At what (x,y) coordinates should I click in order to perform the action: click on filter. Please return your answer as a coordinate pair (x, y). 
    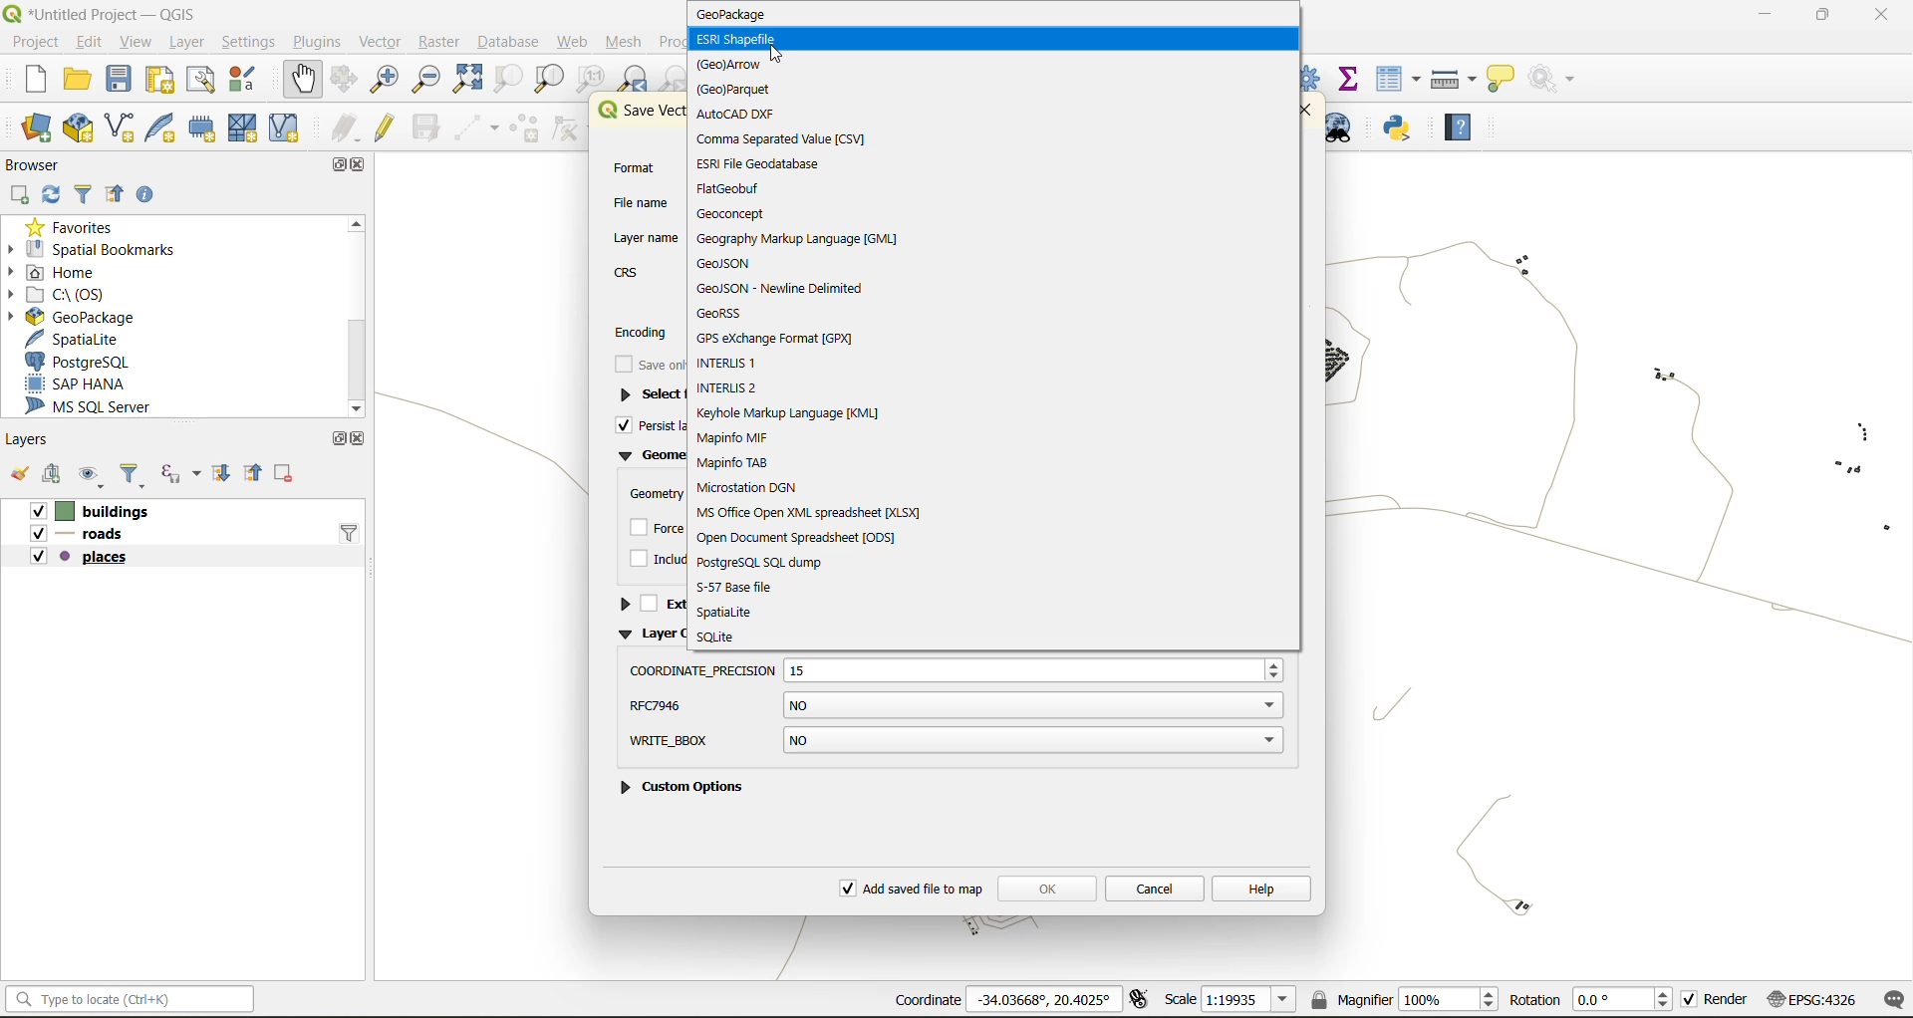
    Looking at the image, I should click on (352, 532).